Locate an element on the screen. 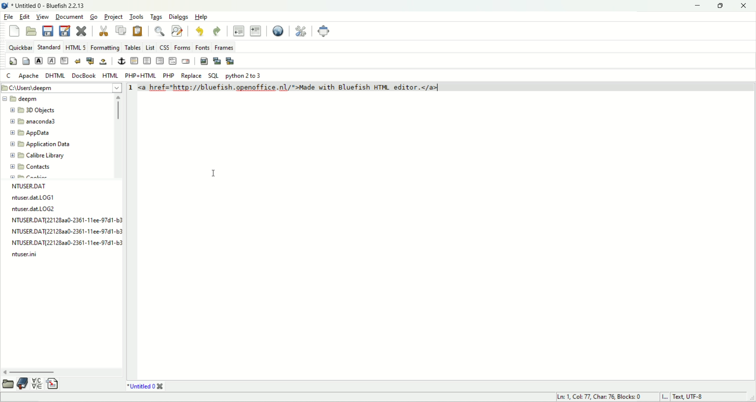 Image resolution: width=756 pixels, height=402 pixels. untitled is located at coordinates (145, 386).